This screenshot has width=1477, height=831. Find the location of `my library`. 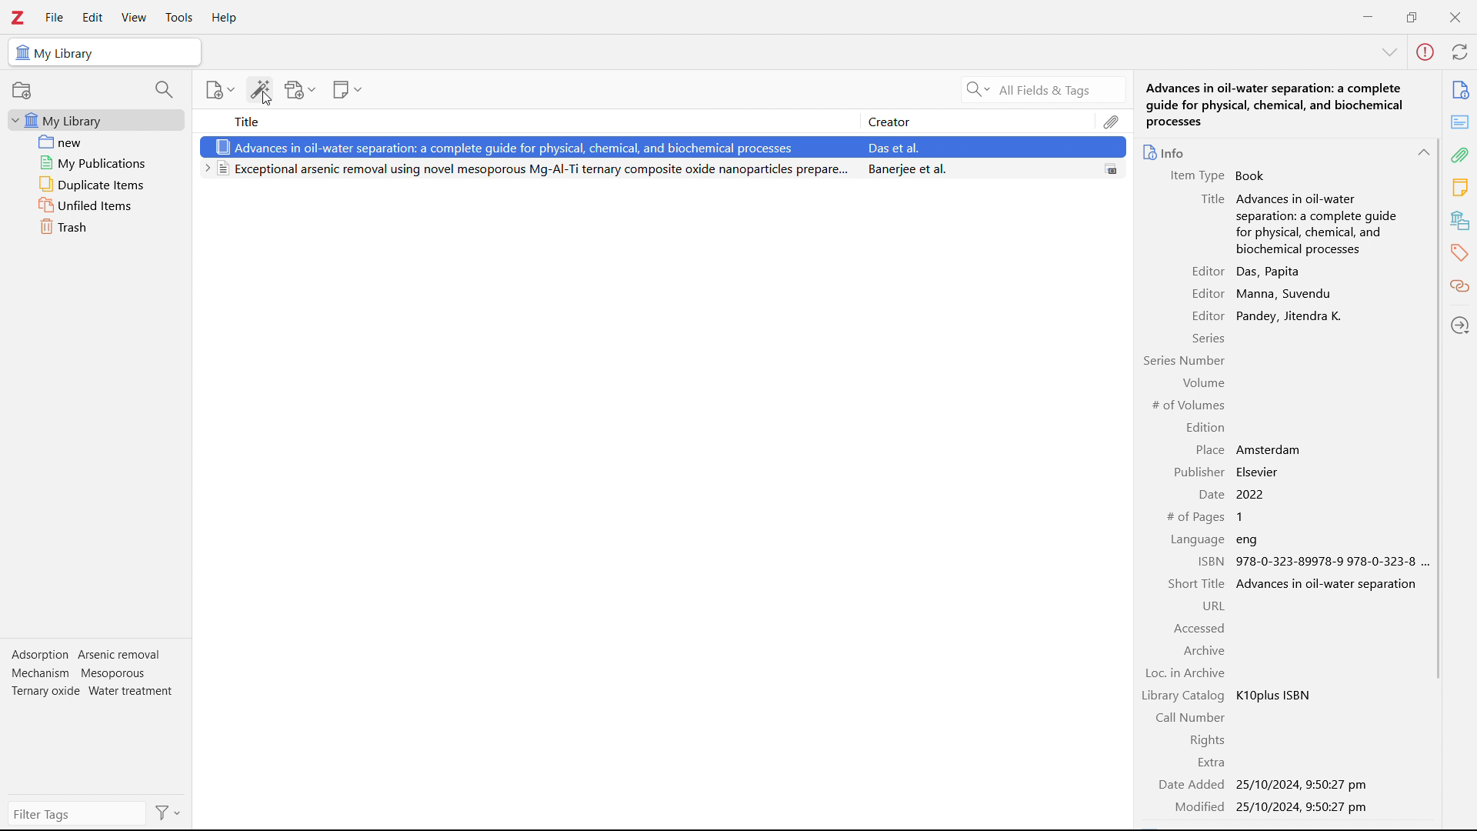

my library is located at coordinates (96, 119).